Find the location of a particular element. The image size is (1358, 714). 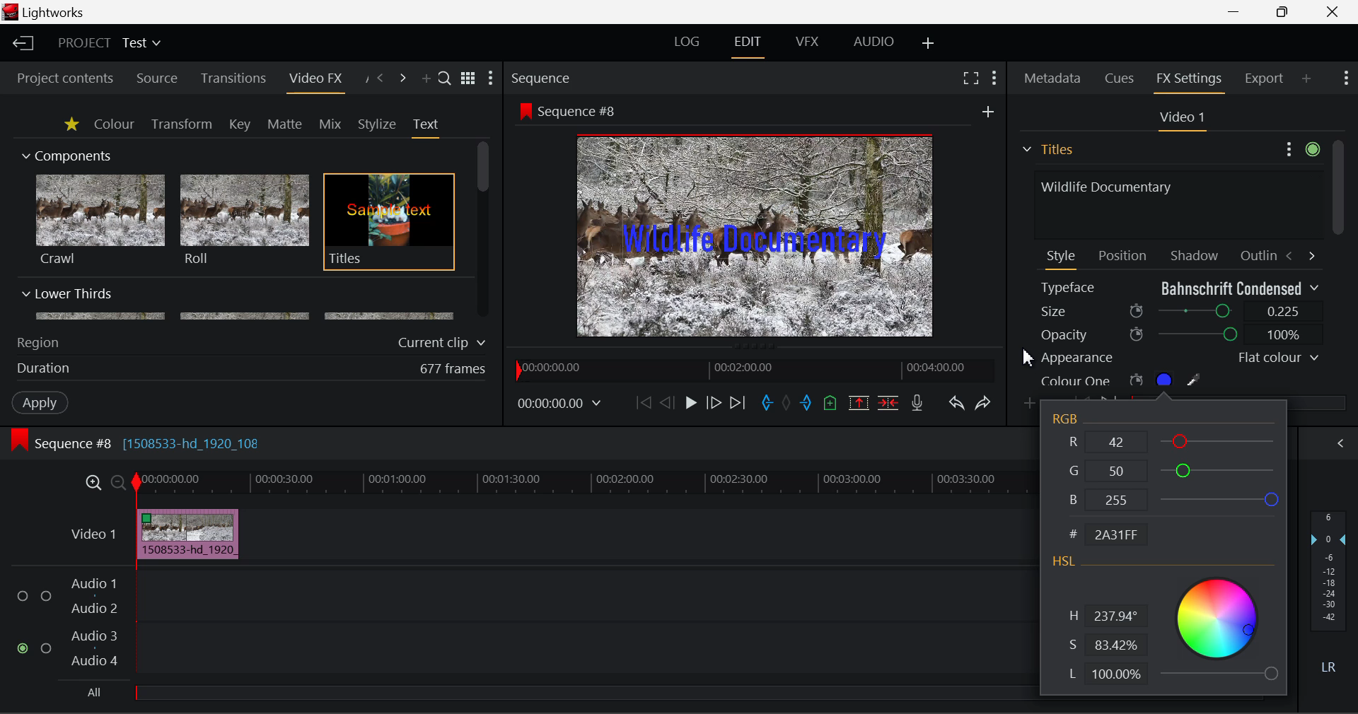

Audio 4 is located at coordinates (95, 660).